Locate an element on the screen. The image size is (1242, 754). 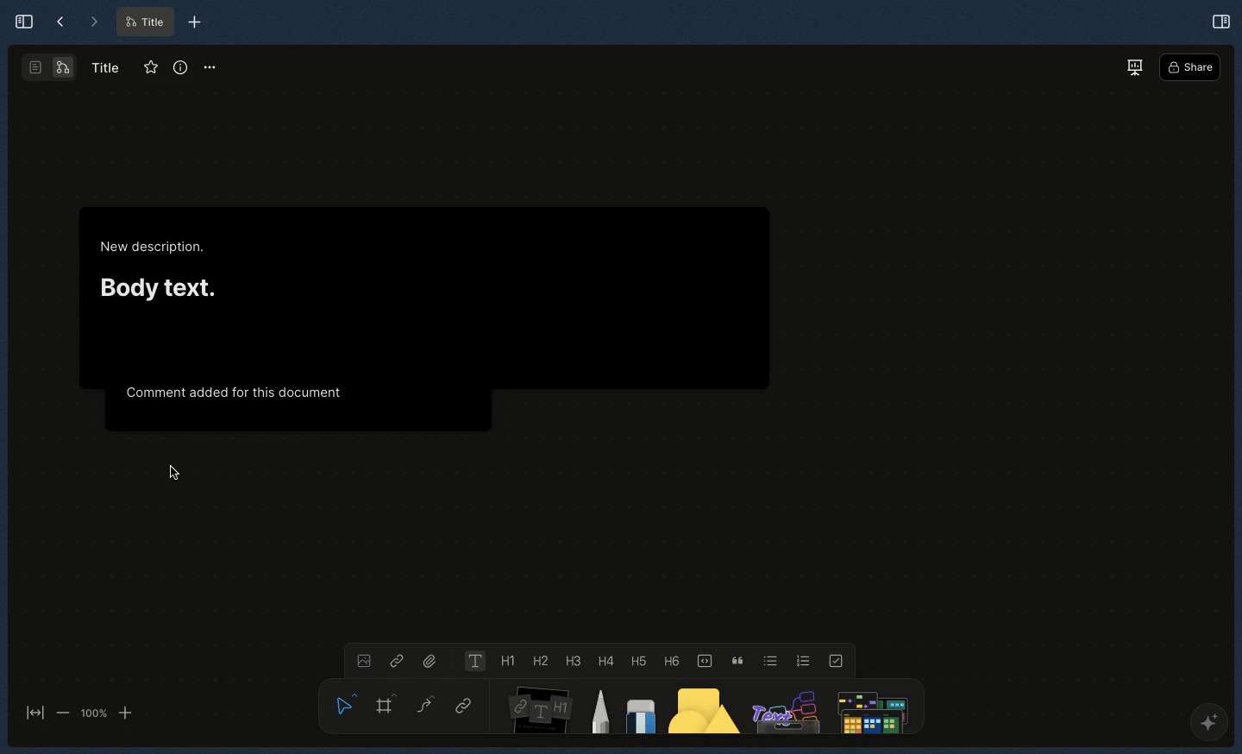
Second layout is located at coordinates (51, 67).